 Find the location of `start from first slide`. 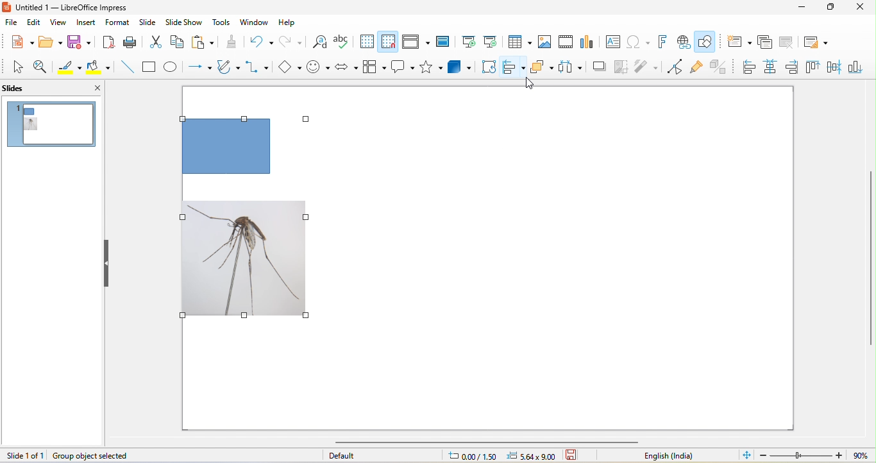

start from first slide is located at coordinates (469, 42).